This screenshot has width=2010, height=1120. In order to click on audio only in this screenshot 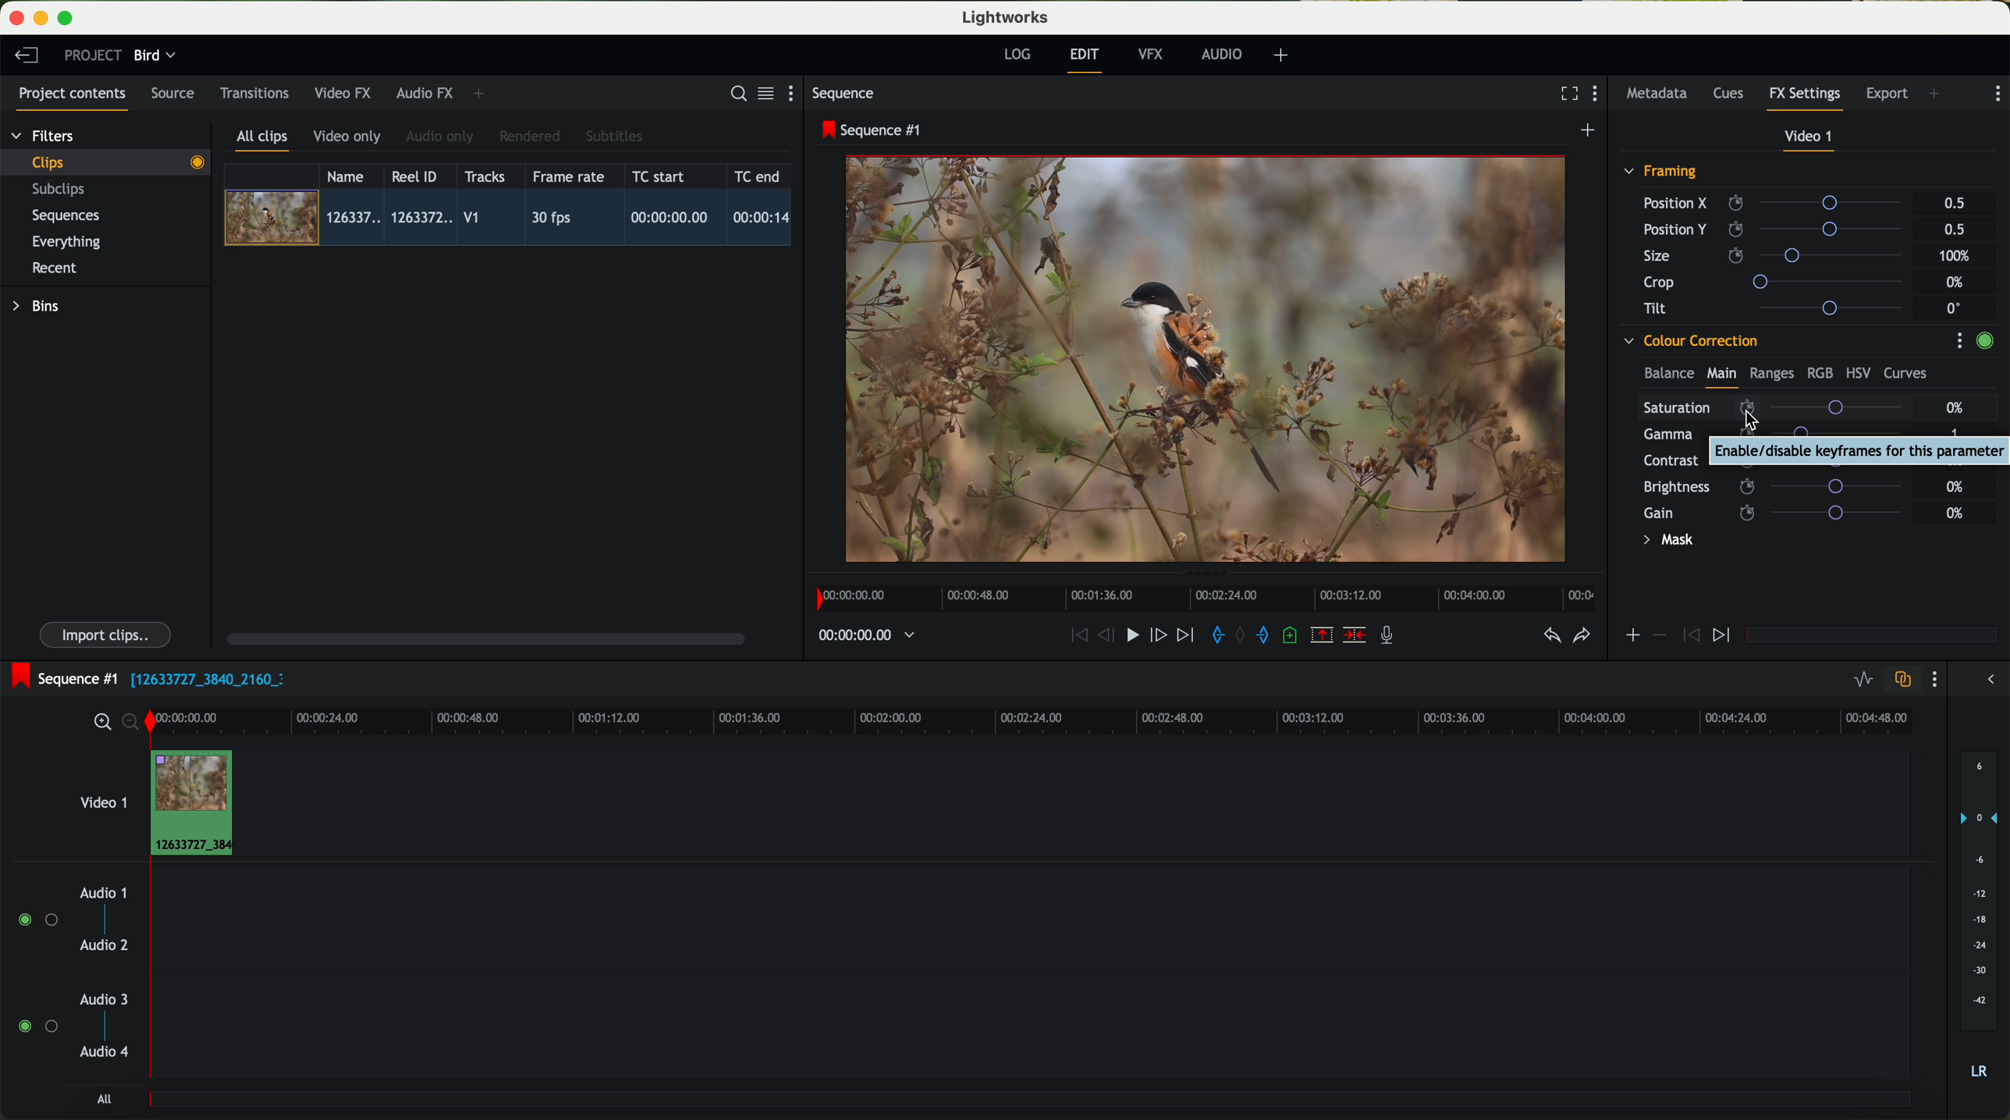, I will do `click(441, 137)`.